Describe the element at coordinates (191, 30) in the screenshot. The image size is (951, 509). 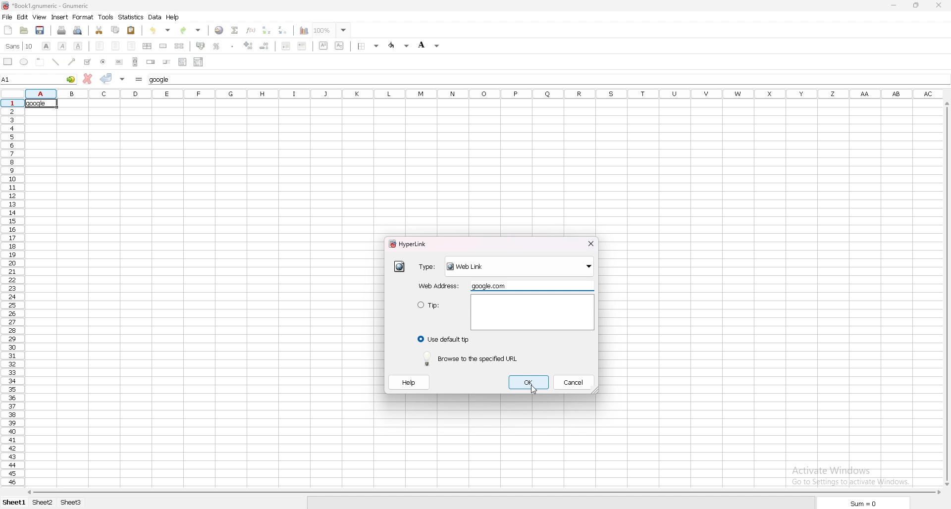
I see `redo` at that location.